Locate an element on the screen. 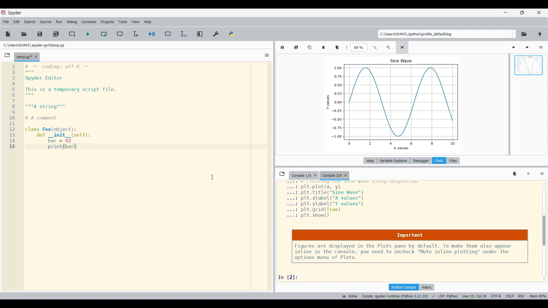  Zoom in is located at coordinates (388, 48).